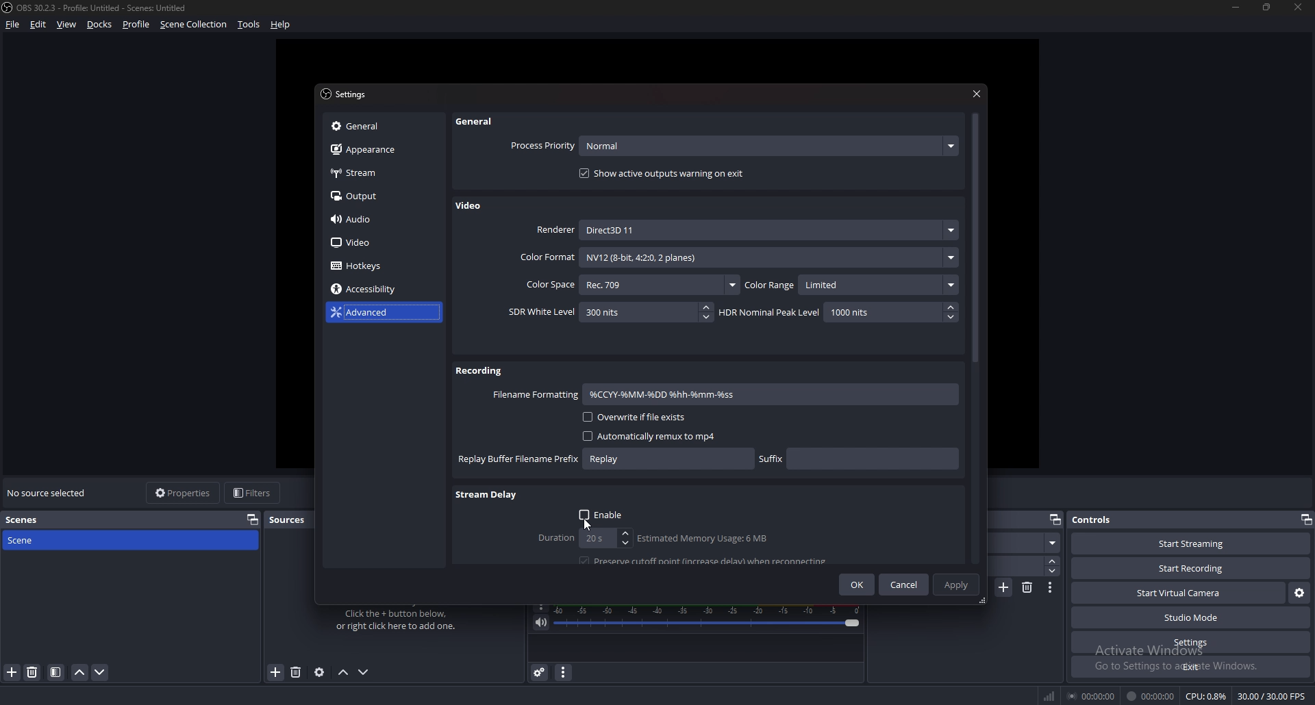  I want to click on Stream delay, so click(487, 496).